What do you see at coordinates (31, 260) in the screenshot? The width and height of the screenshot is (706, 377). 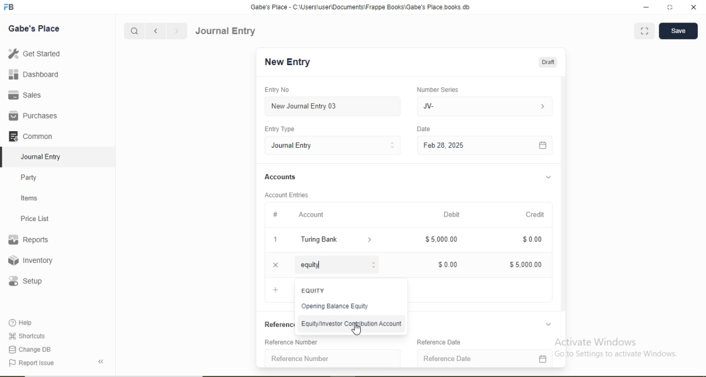 I see `Inventory` at bounding box center [31, 260].